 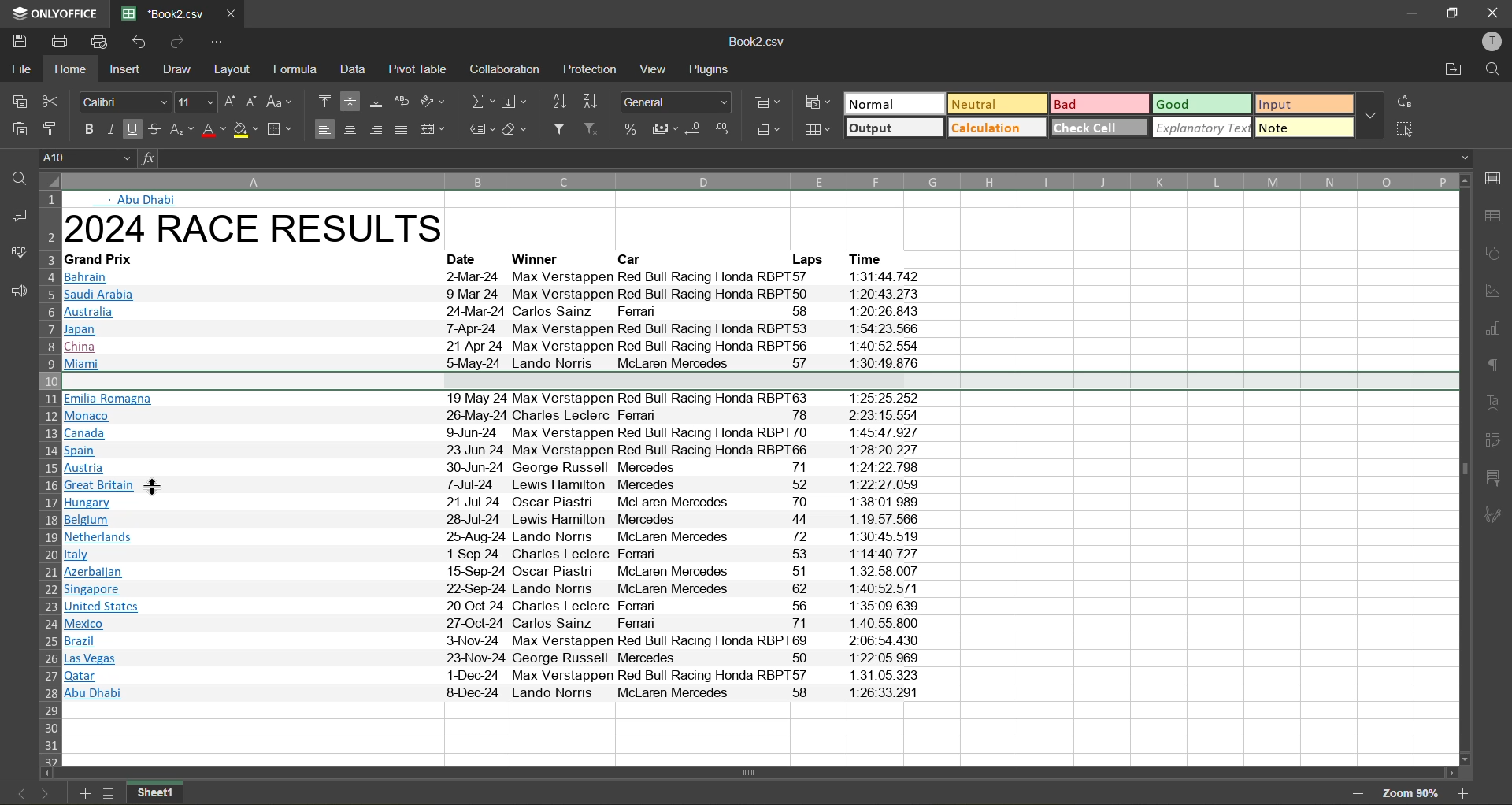 I want to click on undo, so click(x=139, y=43).